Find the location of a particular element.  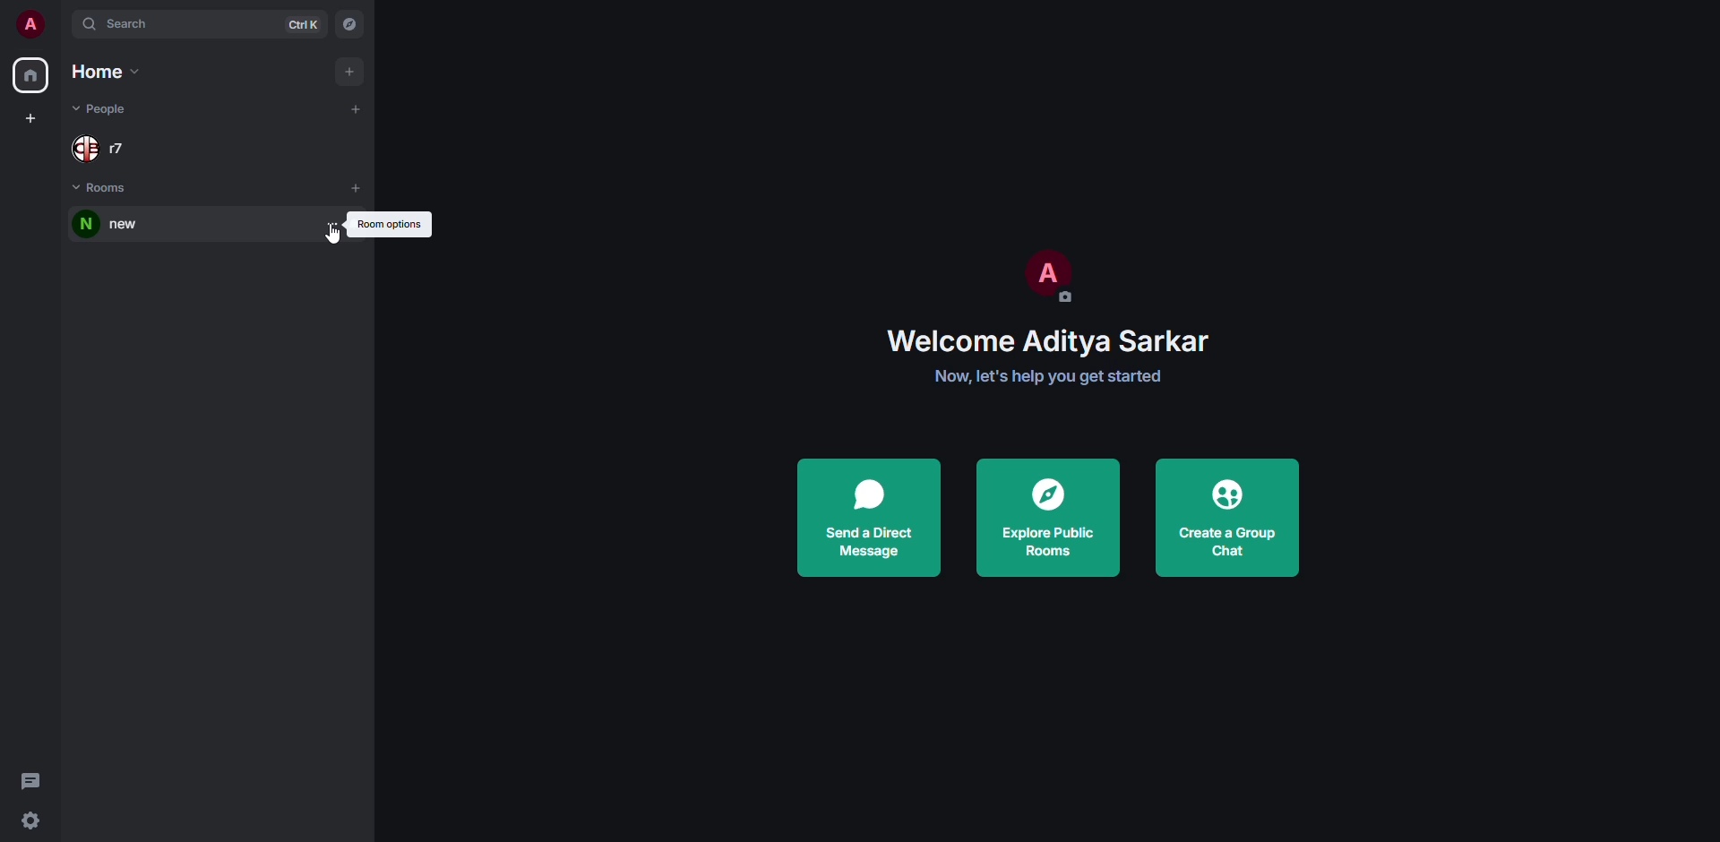

profile is located at coordinates (1045, 271).